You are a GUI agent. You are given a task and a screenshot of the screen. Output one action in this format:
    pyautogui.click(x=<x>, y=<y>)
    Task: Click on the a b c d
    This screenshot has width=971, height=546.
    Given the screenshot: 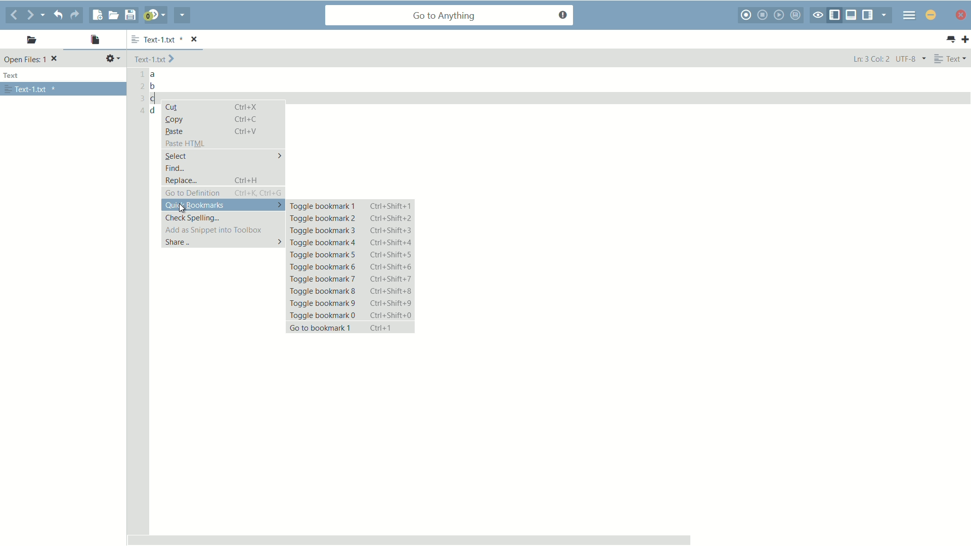 What is the action you would take?
    pyautogui.click(x=155, y=94)
    